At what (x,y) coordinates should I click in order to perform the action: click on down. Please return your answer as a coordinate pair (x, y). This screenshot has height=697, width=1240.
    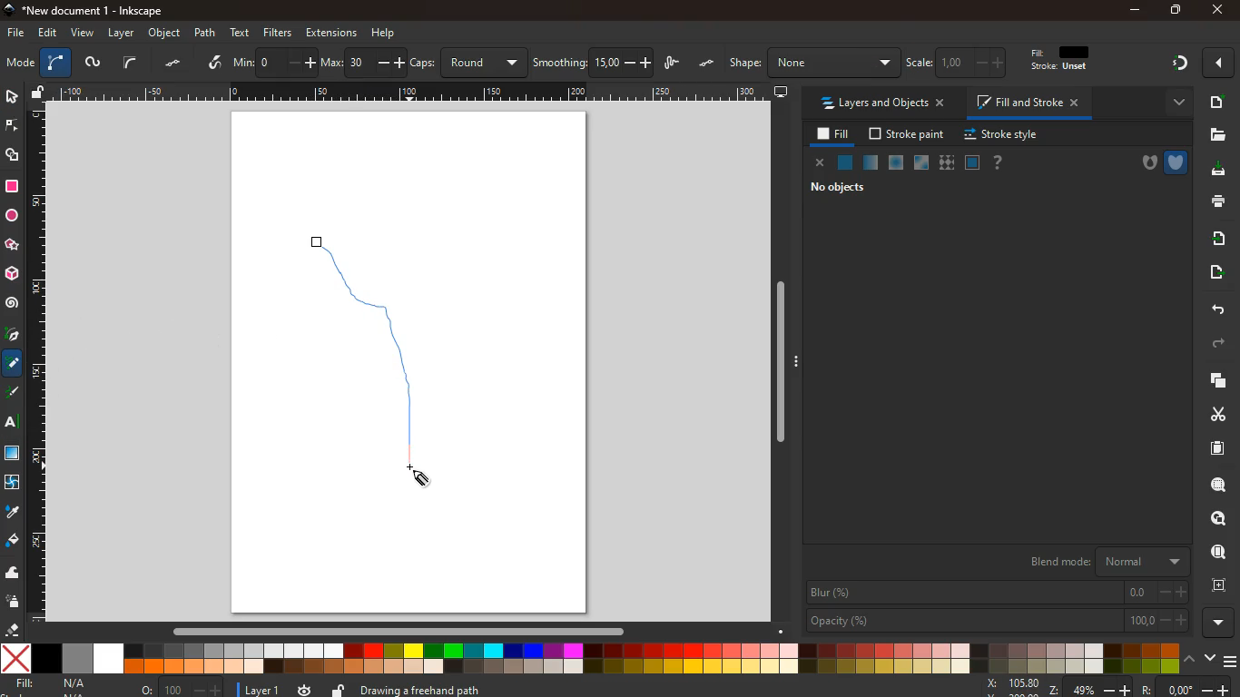
    Looking at the image, I should click on (1208, 658).